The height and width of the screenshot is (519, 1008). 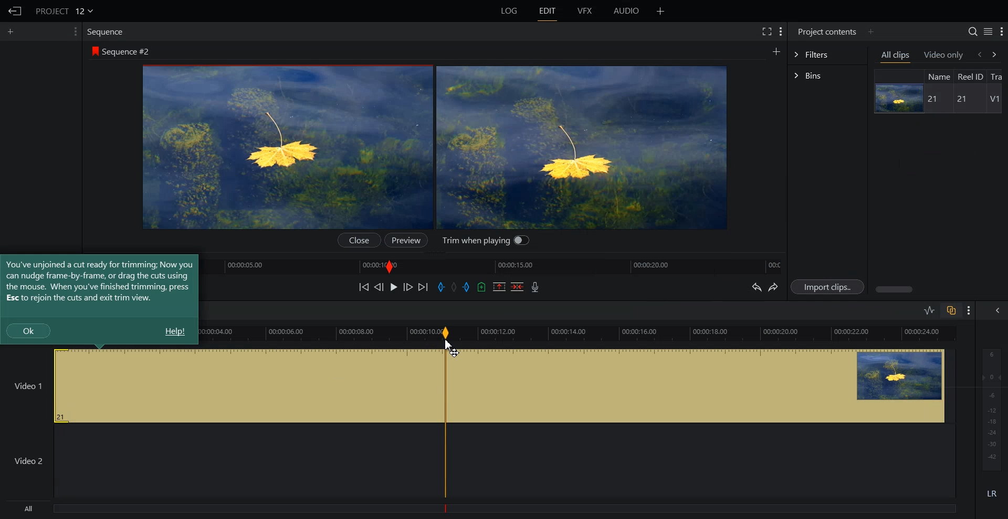 What do you see at coordinates (827, 31) in the screenshot?
I see `Project contents` at bounding box center [827, 31].